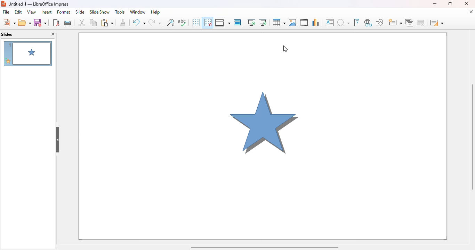 The height and width of the screenshot is (250, 475). Describe the element at coordinates (264, 247) in the screenshot. I see `horizontal scroll bar` at that location.